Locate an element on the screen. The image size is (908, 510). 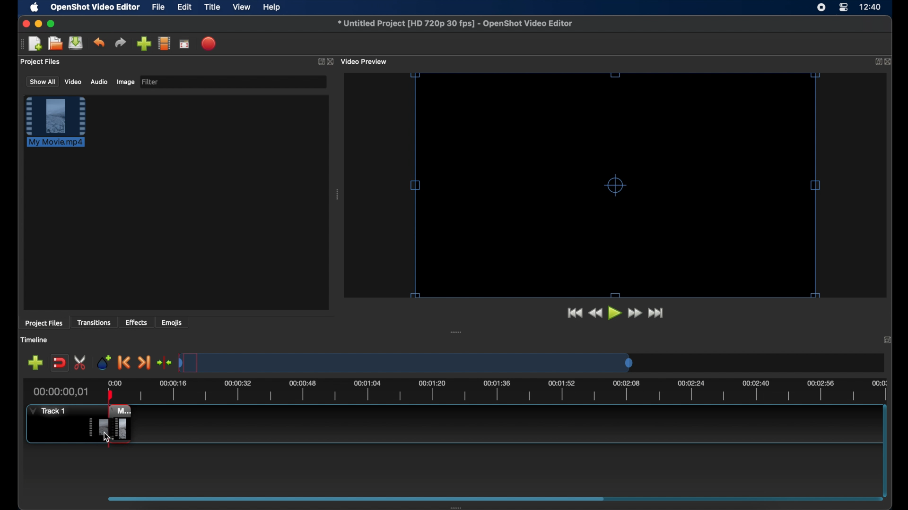
close is located at coordinates (25, 24).